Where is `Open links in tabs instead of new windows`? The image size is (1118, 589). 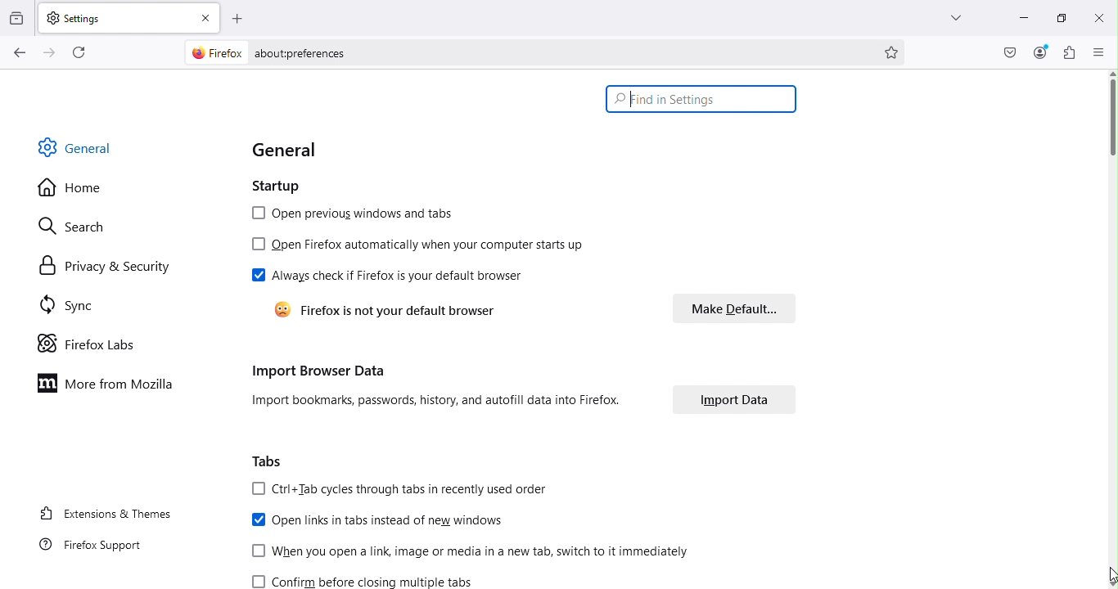 Open links in tabs instead of new windows is located at coordinates (394, 524).